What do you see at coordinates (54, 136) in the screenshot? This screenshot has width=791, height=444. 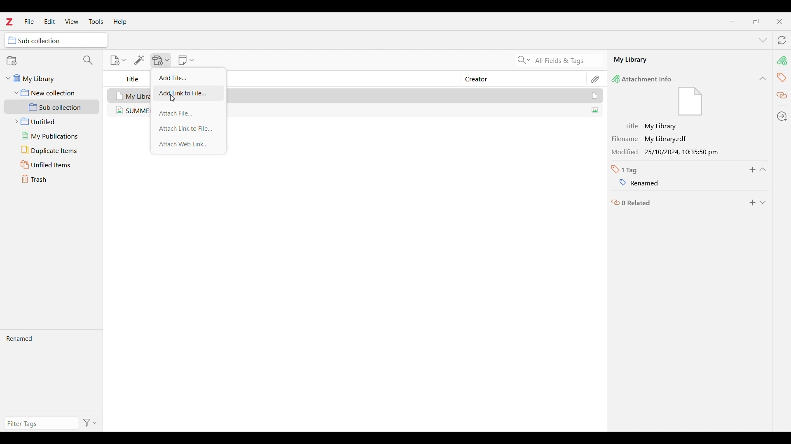 I see `My publications folder` at bounding box center [54, 136].